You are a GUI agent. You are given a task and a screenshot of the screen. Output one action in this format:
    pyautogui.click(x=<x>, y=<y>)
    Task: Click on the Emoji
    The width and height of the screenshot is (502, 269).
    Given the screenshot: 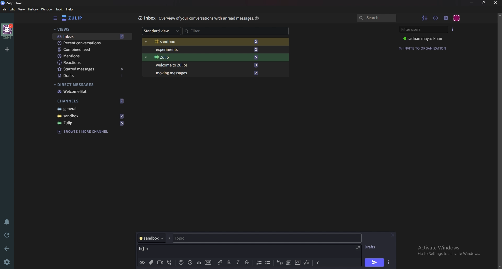 What is the action you would take?
    pyautogui.click(x=181, y=262)
    